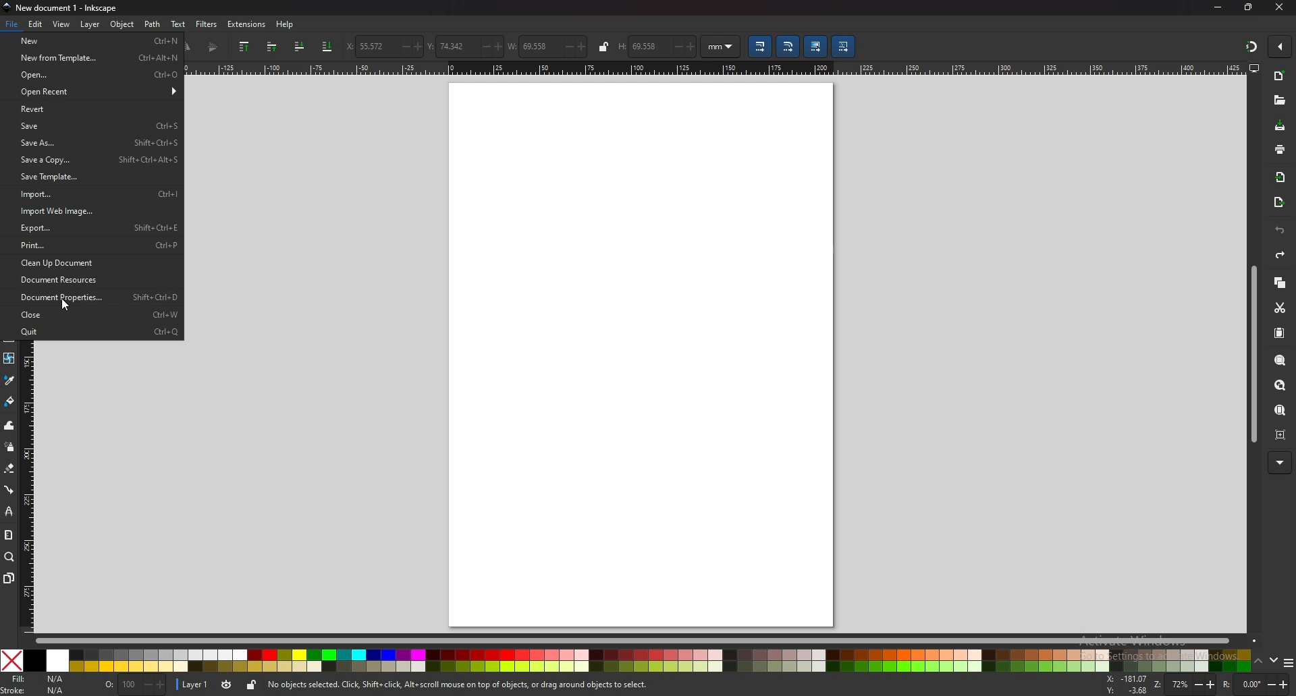 Image resolution: width=1296 pixels, height=696 pixels. What do you see at coordinates (478, 47) in the screenshot?
I see `-` at bounding box center [478, 47].